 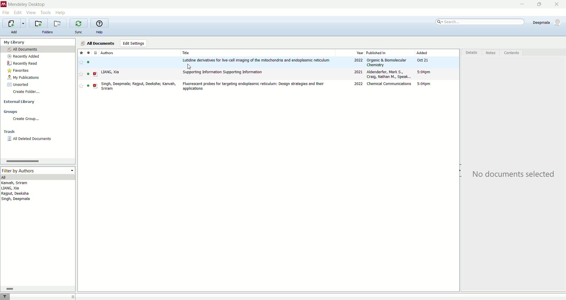 I want to click on online help guide for mendeley, so click(x=100, y=23).